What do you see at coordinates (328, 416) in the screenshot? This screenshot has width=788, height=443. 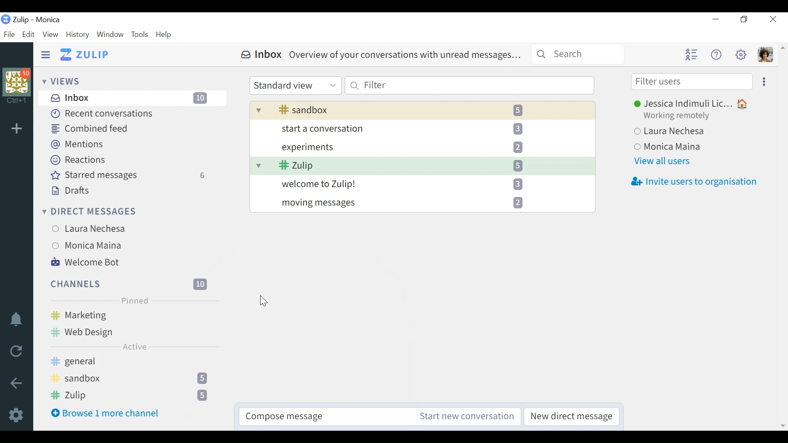 I see `Compose message` at bounding box center [328, 416].